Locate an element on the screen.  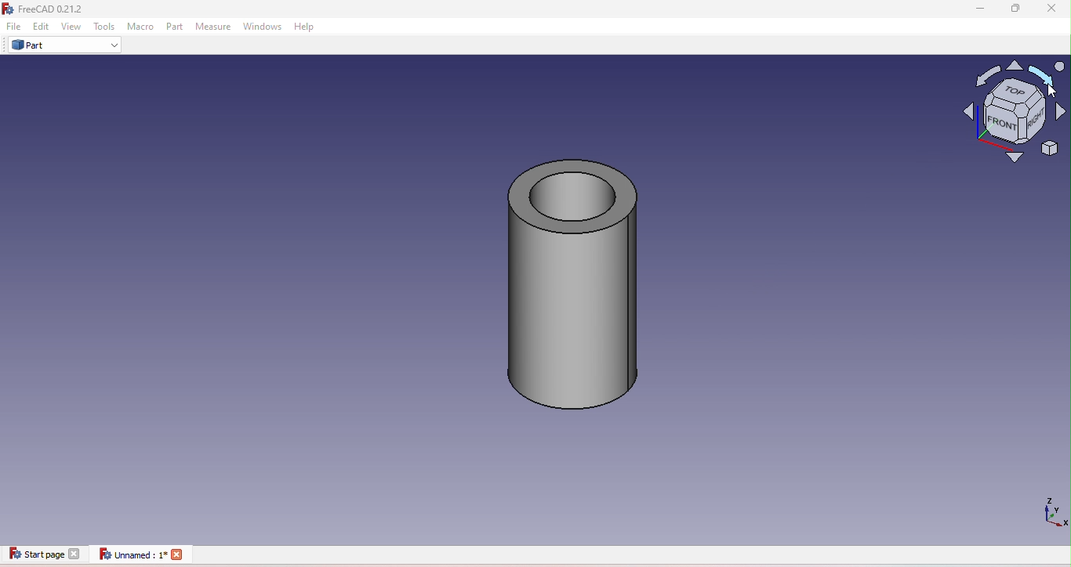
FreeCAD icon is located at coordinates (50, 9).